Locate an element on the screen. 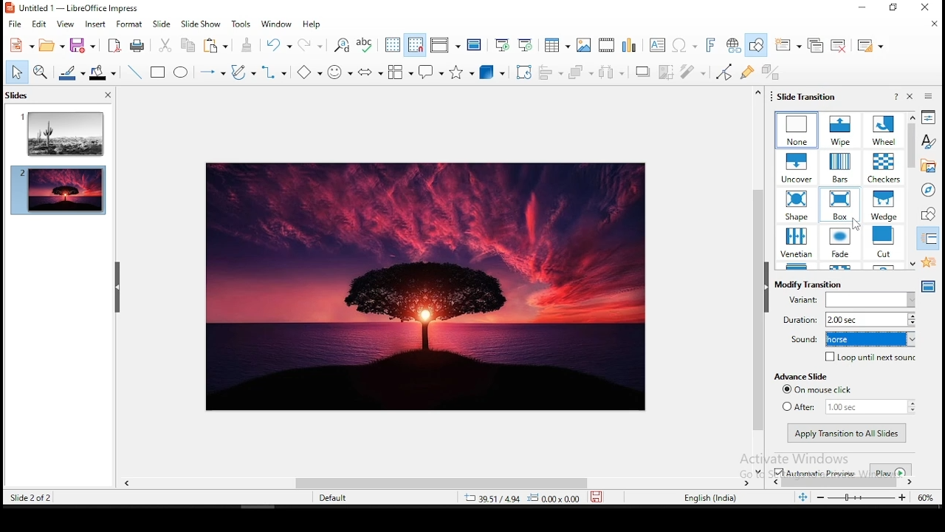 The image size is (945, 532). images is located at coordinates (582, 43).